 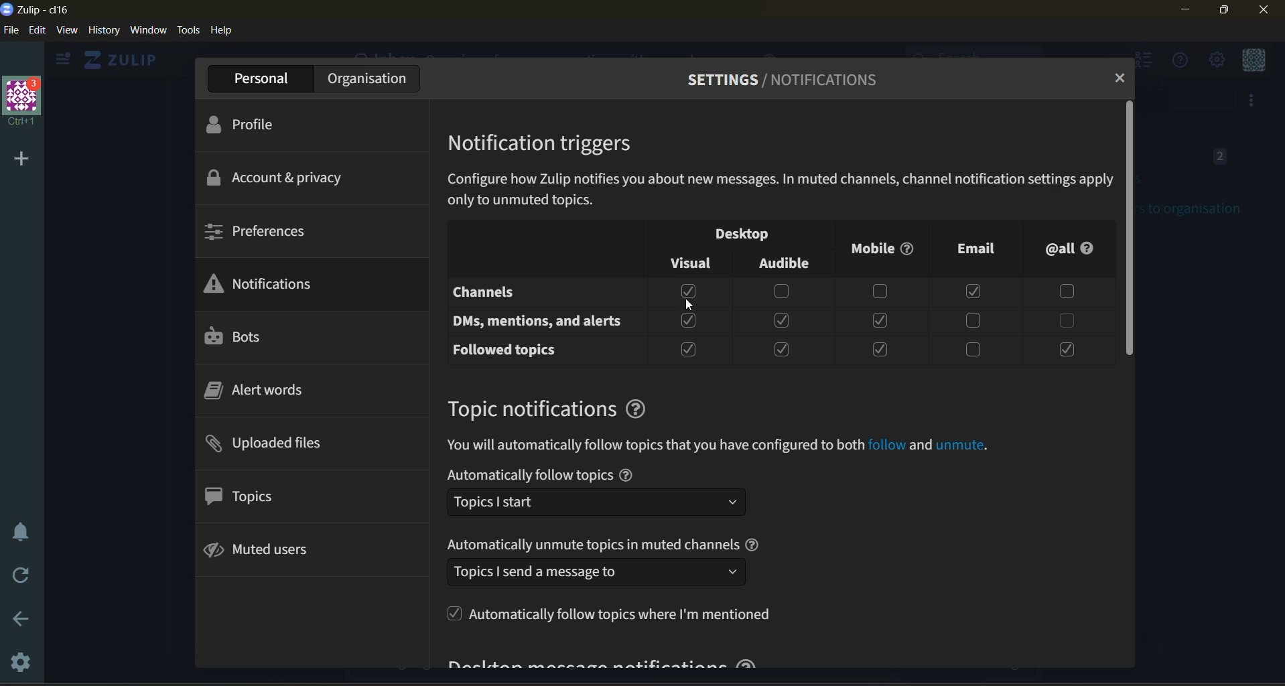 I want to click on topic notifications, so click(x=529, y=409).